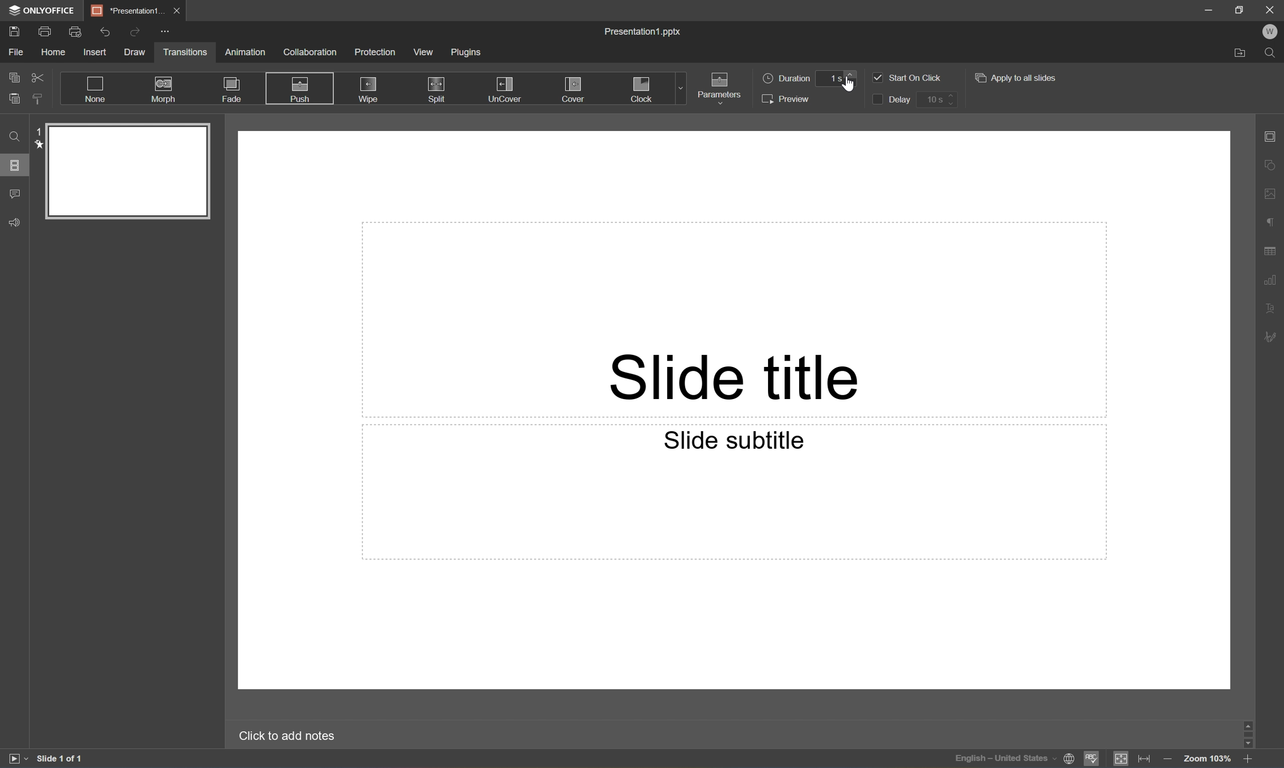 Image resolution: width=1284 pixels, height=768 pixels. What do you see at coordinates (128, 10) in the screenshot?
I see `Presentation1...` at bounding box center [128, 10].